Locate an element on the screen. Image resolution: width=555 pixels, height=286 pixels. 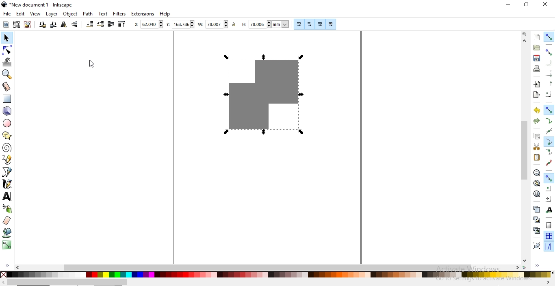
snap midpoints of line segments is located at coordinates (548, 163).